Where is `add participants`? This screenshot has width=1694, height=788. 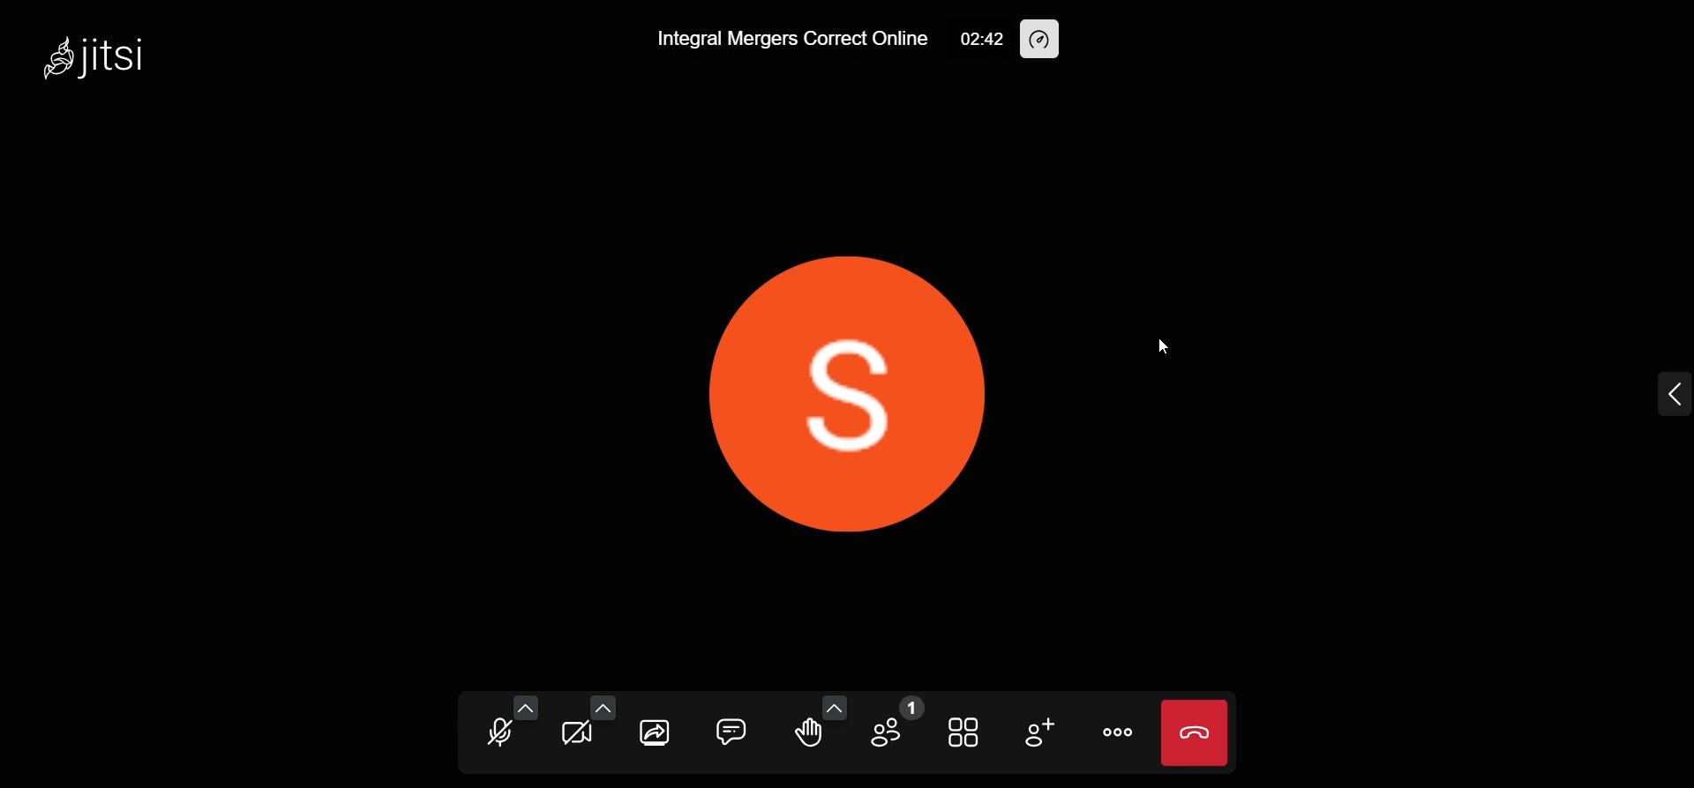 add participants is located at coordinates (1040, 732).